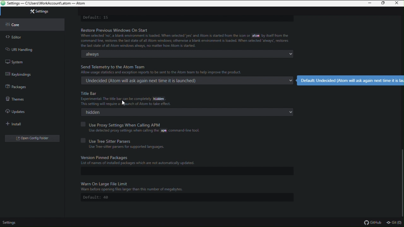 The height and width of the screenshot is (227, 404). What do you see at coordinates (29, 137) in the screenshot?
I see `open configeditor` at bounding box center [29, 137].